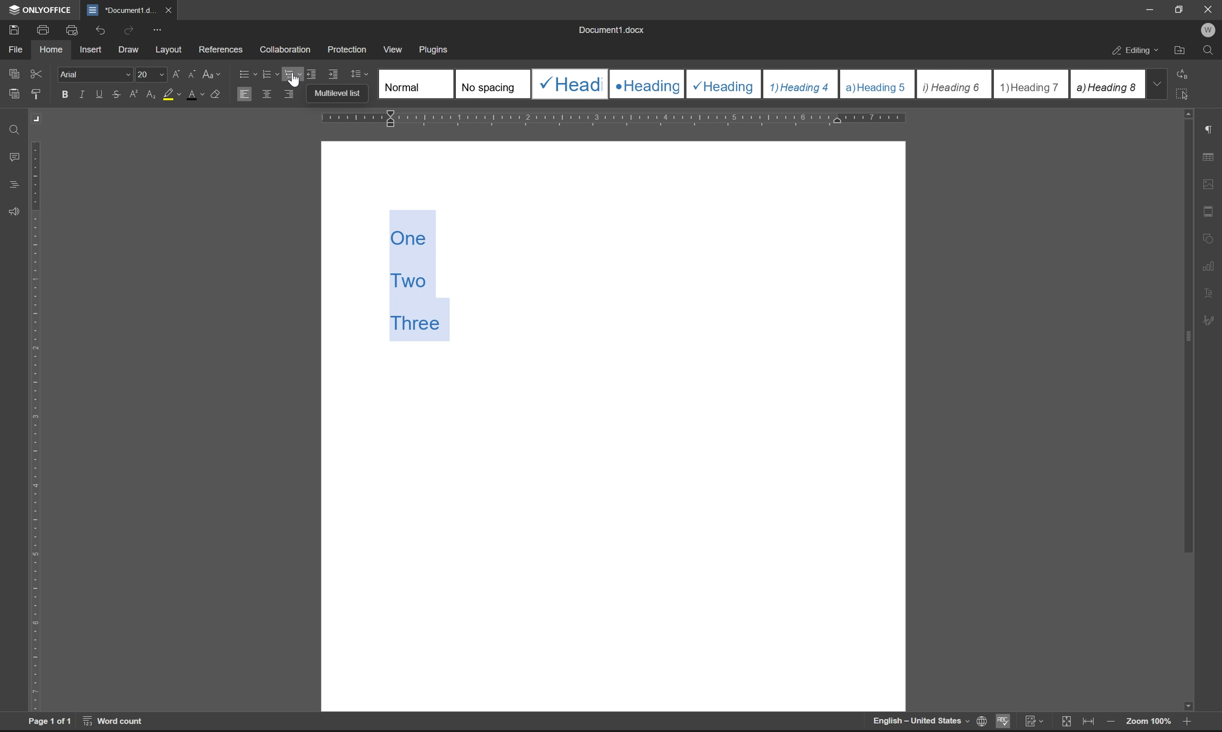  Describe the element at coordinates (83, 94) in the screenshot. I see `italic` at that location.